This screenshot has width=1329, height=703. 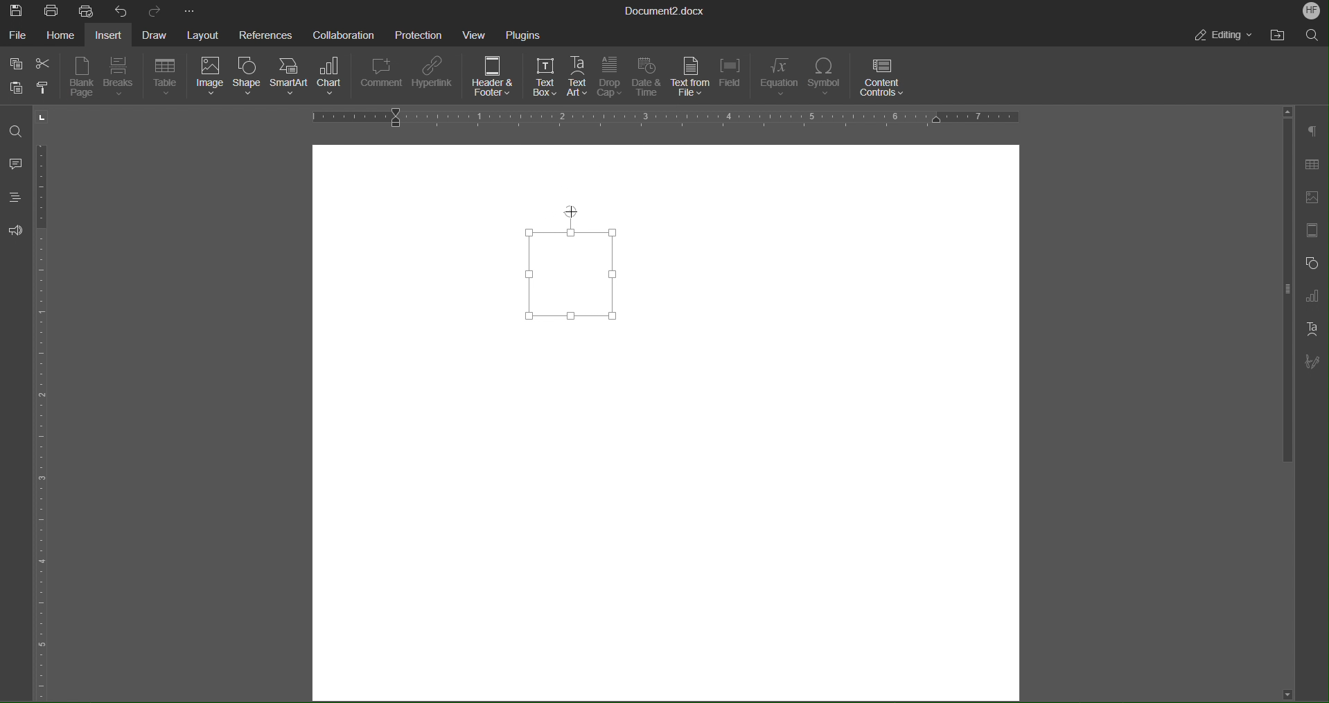 I want to click on Editing, so click(x=1226, y=37).